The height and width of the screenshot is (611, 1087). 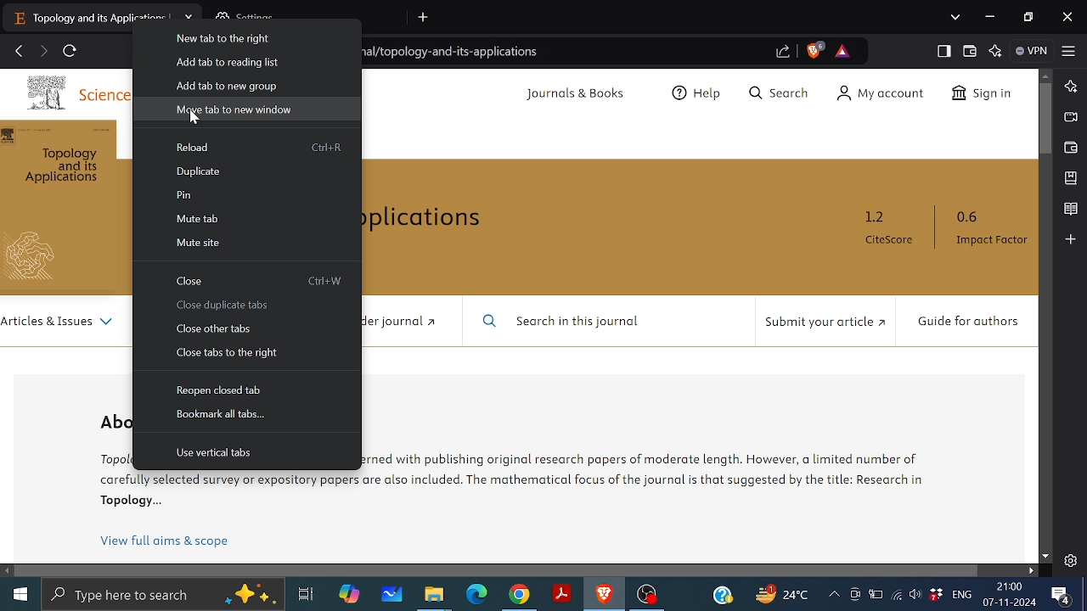 I want to click on Files, so click(x=434, y=597).